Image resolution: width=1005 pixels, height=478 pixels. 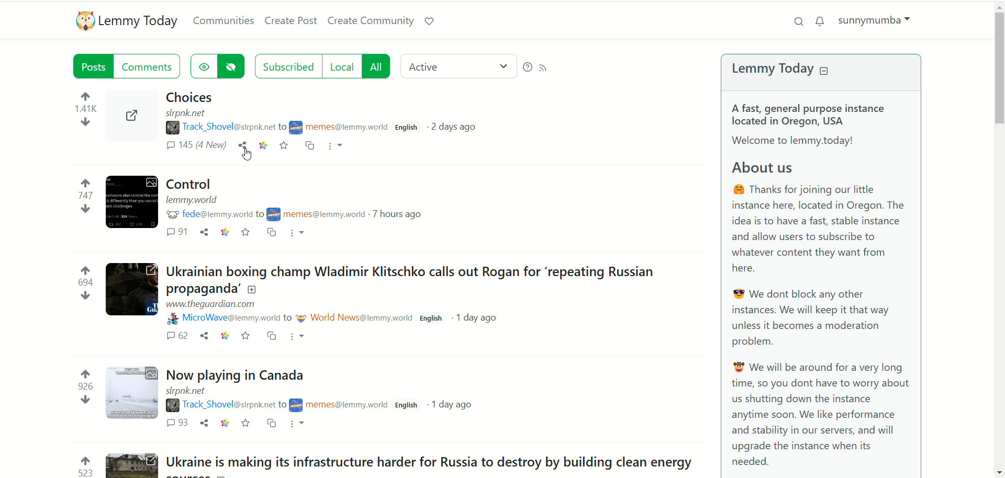 I want to click on share, so click(x=204, y=232).